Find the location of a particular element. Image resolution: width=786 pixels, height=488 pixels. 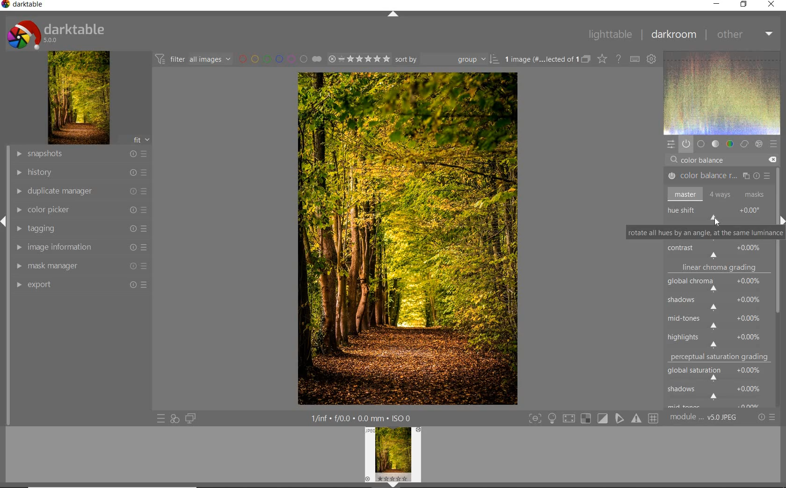

shadows is located at coordinates (717, 303).